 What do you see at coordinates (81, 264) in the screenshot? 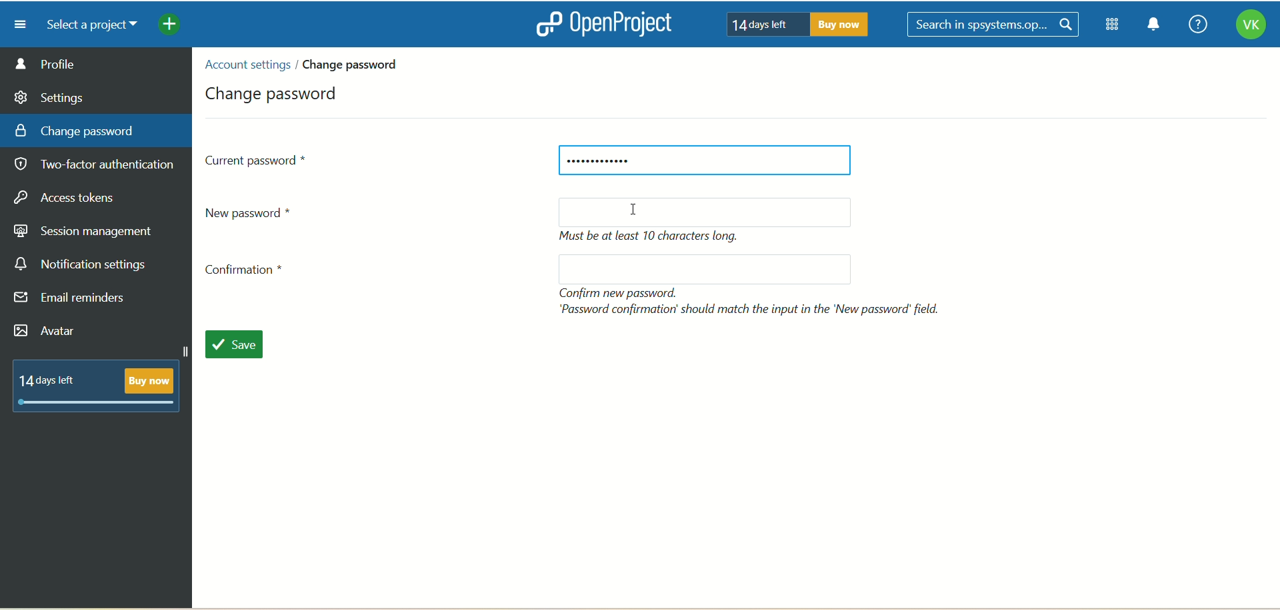
I see `notification settings` at bounding box center [81, 264].